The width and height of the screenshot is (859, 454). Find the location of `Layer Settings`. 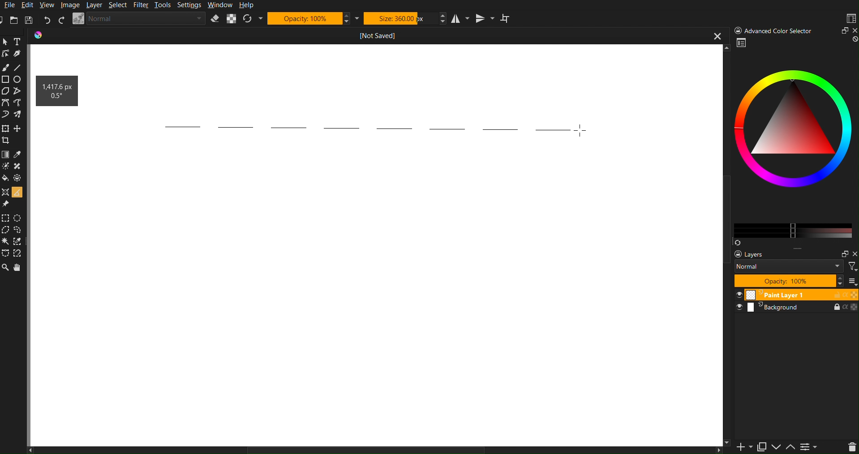

Layer Settings is located at coordinates (791, 268).